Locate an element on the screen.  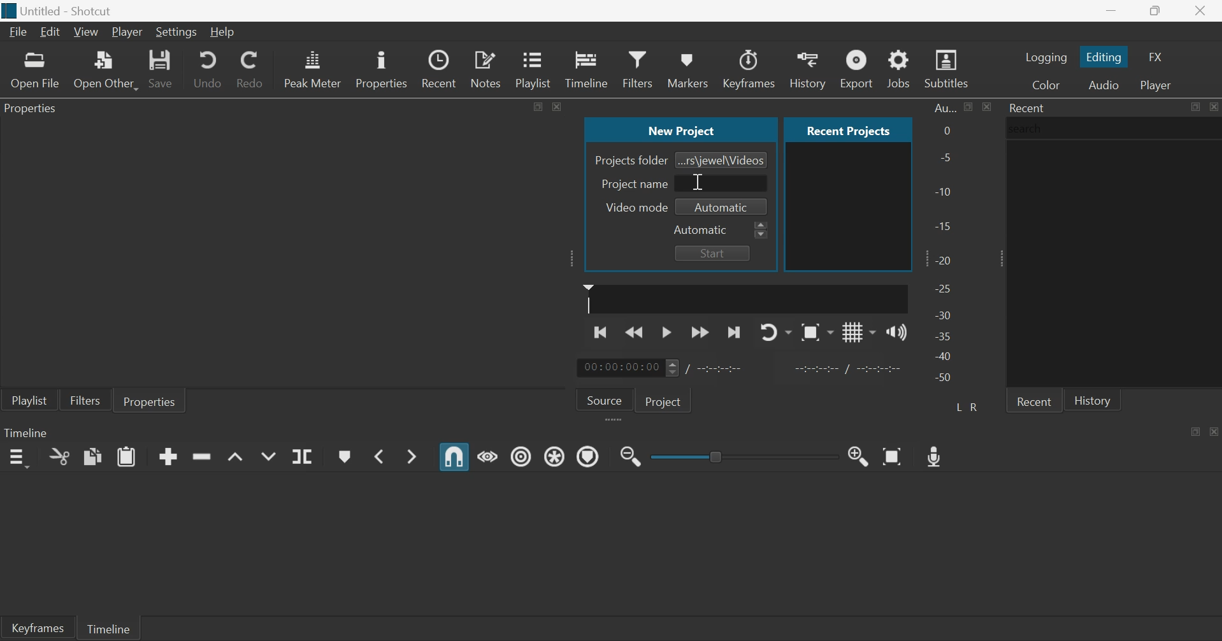
Filters is located at coordinates (85, 400).